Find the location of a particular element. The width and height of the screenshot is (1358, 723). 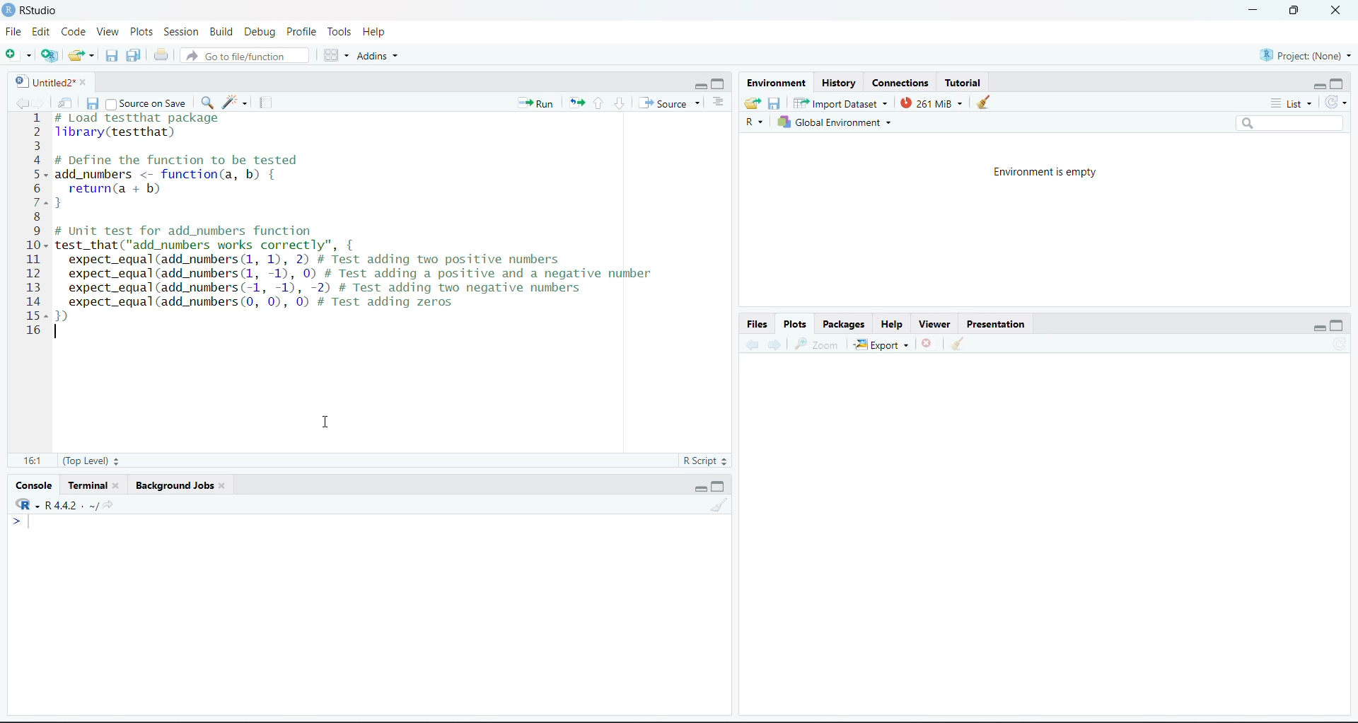

Print is located at coordinates (162, 55).